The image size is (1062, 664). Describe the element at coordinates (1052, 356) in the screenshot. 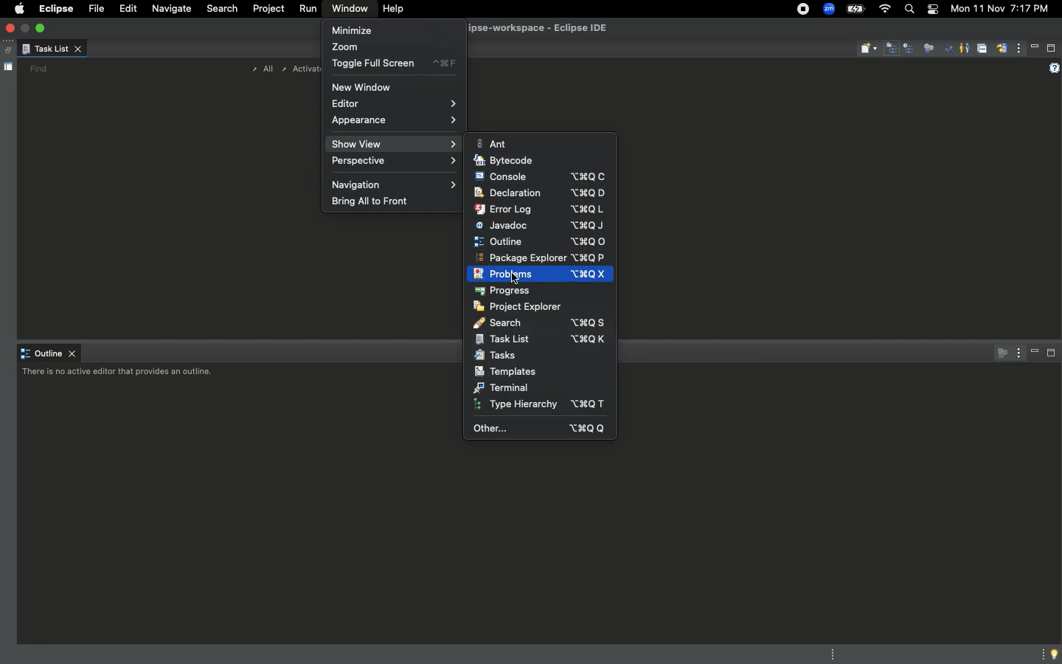

I see `Maximize` at that location.